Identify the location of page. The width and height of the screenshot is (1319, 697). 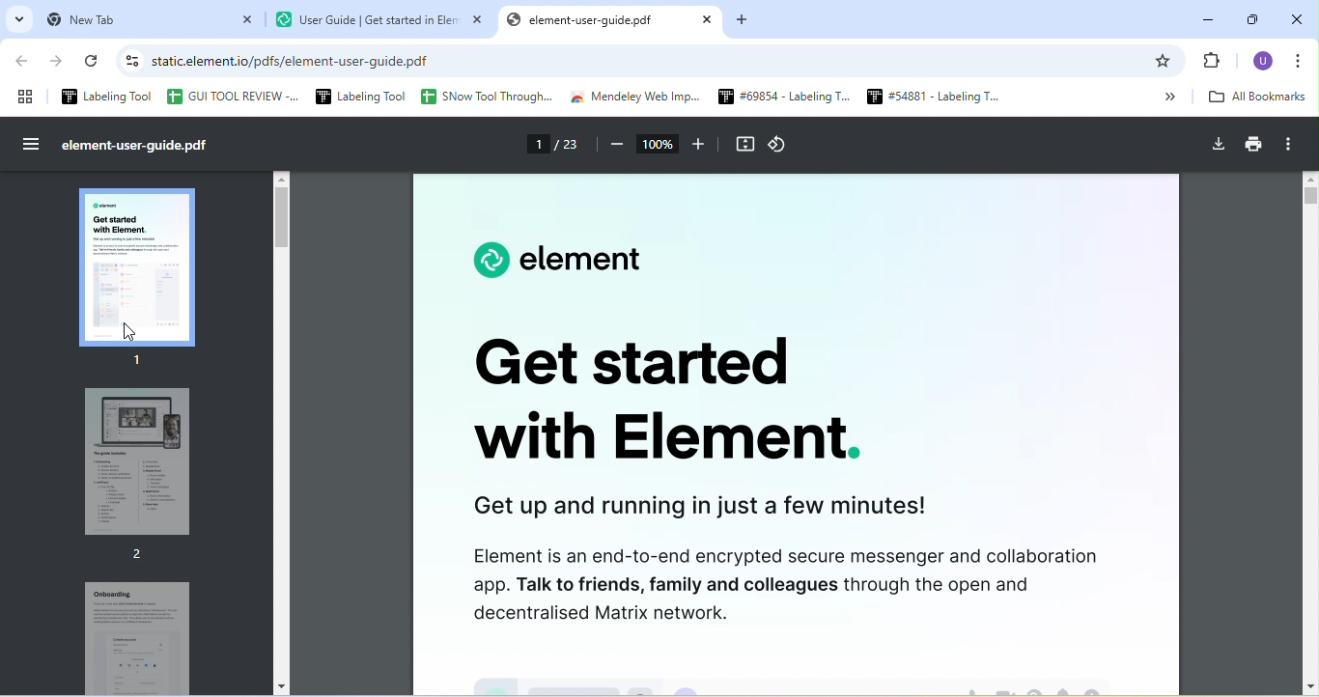
(557, 148).